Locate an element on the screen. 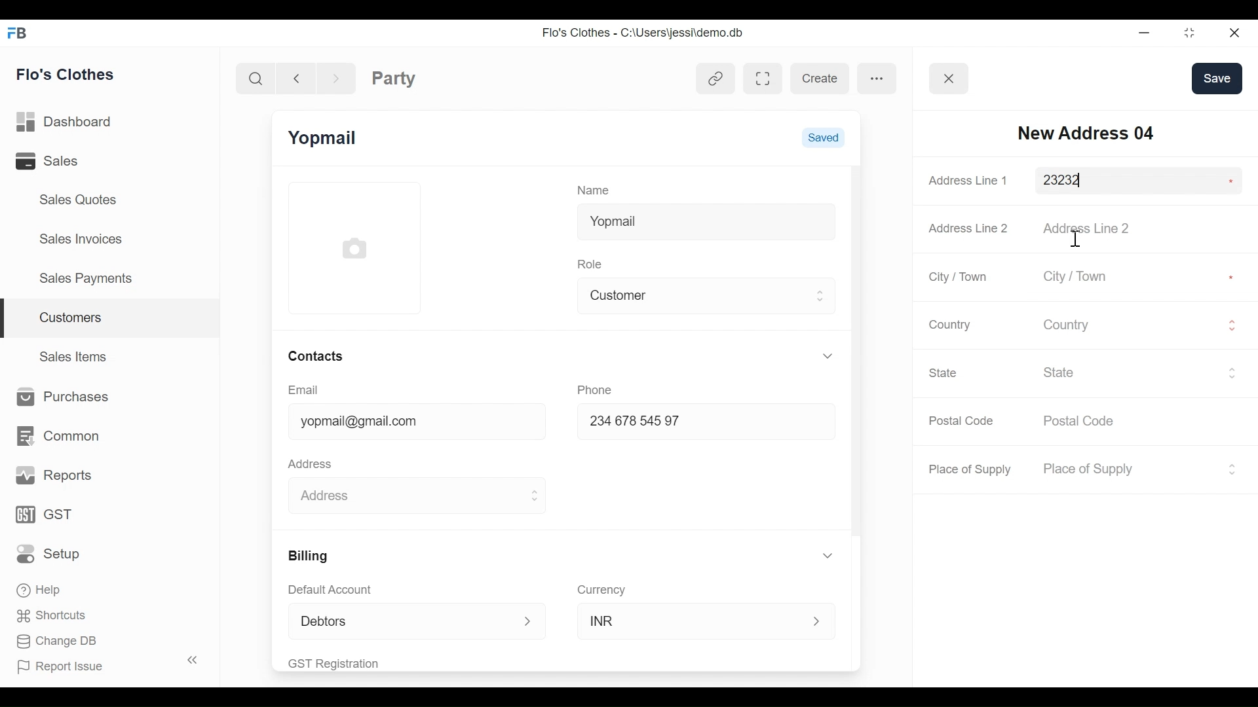 This screenshot has height=707, width=1258. Phone is located at coordinates (599, 388).